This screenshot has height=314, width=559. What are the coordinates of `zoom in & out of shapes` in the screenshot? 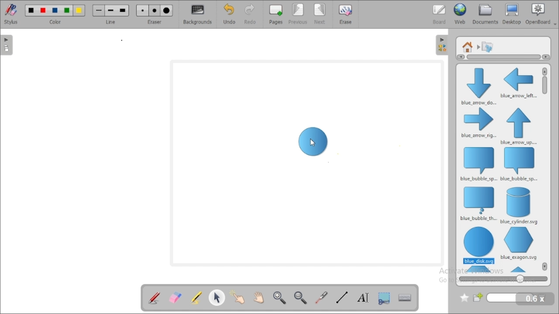 It's located at (503, 279).